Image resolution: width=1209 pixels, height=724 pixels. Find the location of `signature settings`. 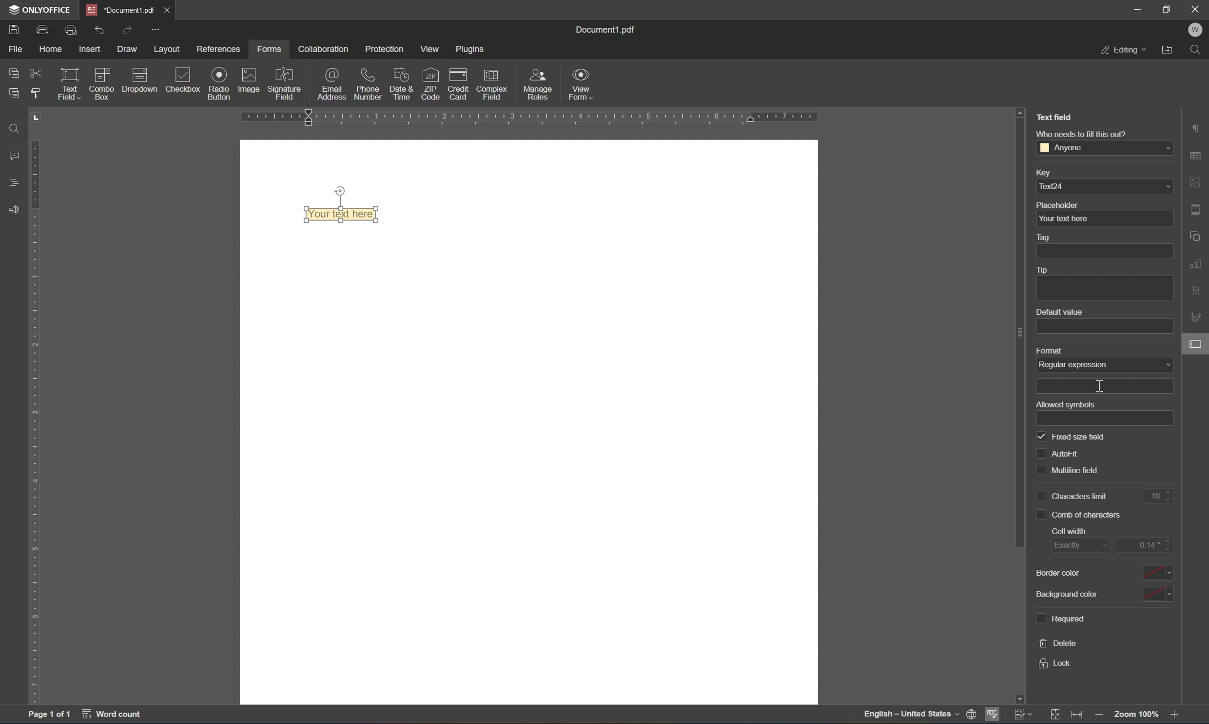

signature settings is located at coordinates (1198, 317).